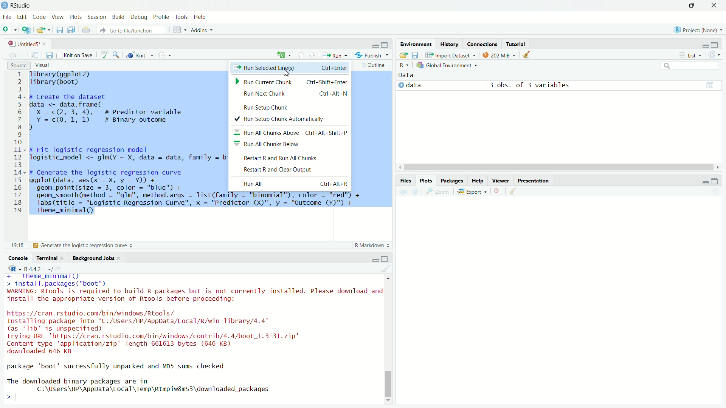 The height and width of the screenshot is (408, 726). What do you see at coordinates (140, 55) in the screenshot?
I see `Knit` at bounding box center [140, 55].